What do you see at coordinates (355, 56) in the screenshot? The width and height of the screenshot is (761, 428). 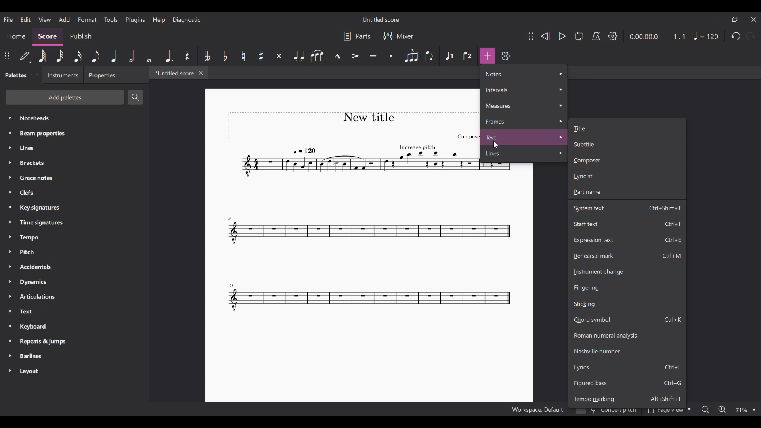 I see `Accent` at bounding box center [355, 56].